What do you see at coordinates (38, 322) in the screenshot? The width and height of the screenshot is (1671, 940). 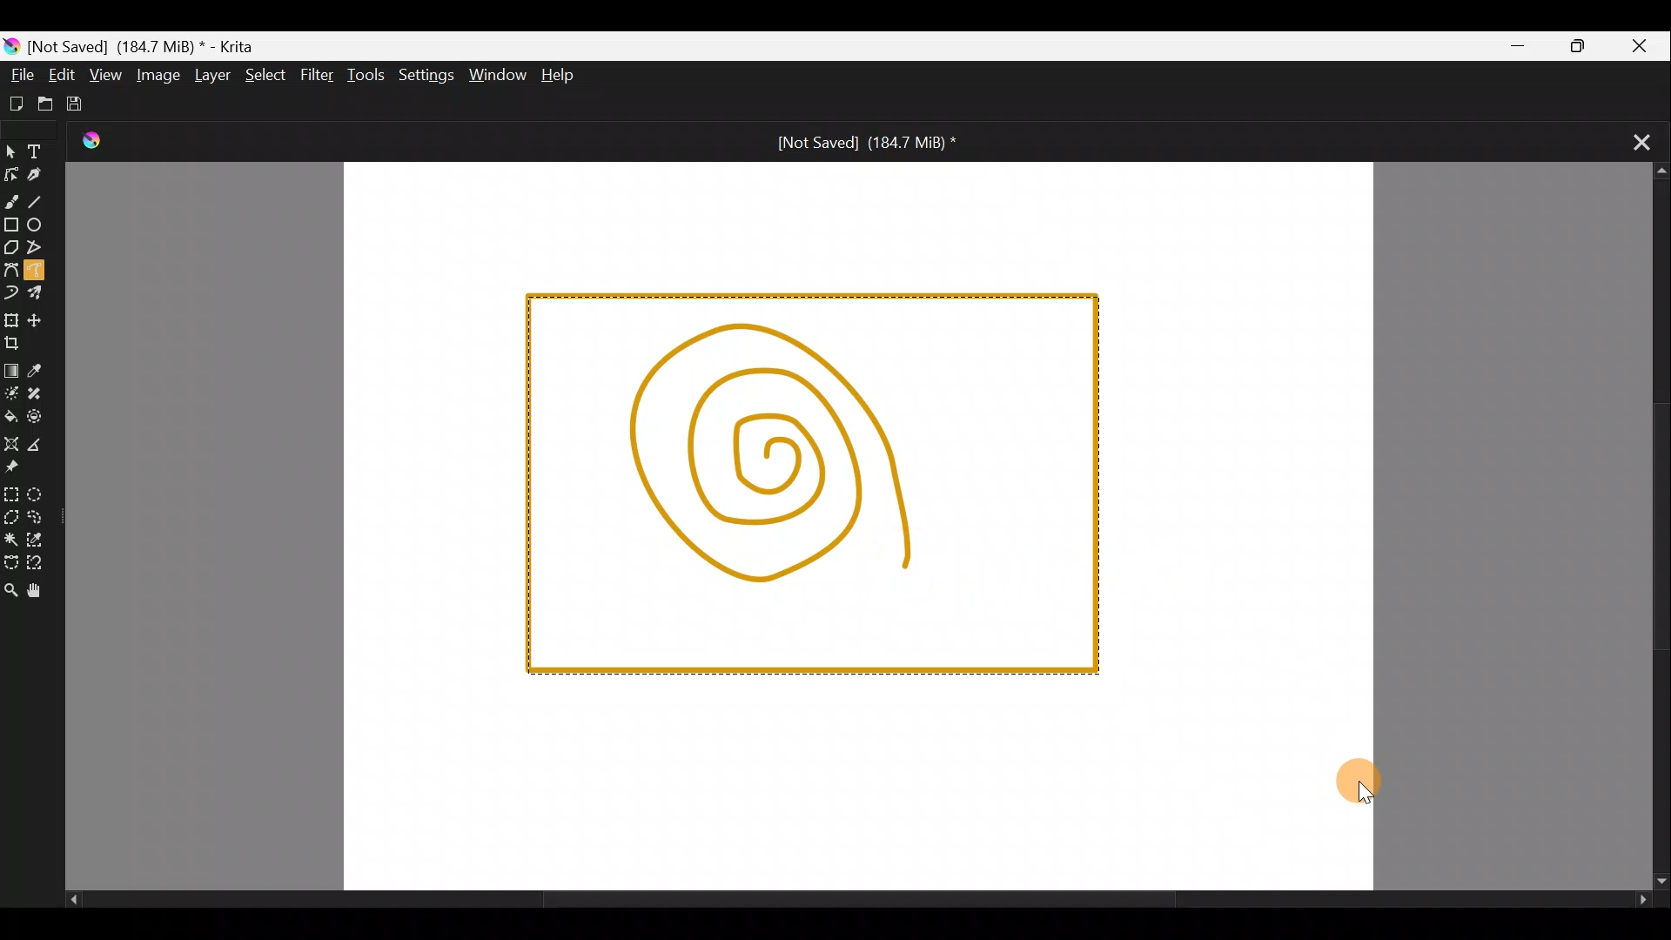 I see `Move a layer` at bounding box center [38, 322].